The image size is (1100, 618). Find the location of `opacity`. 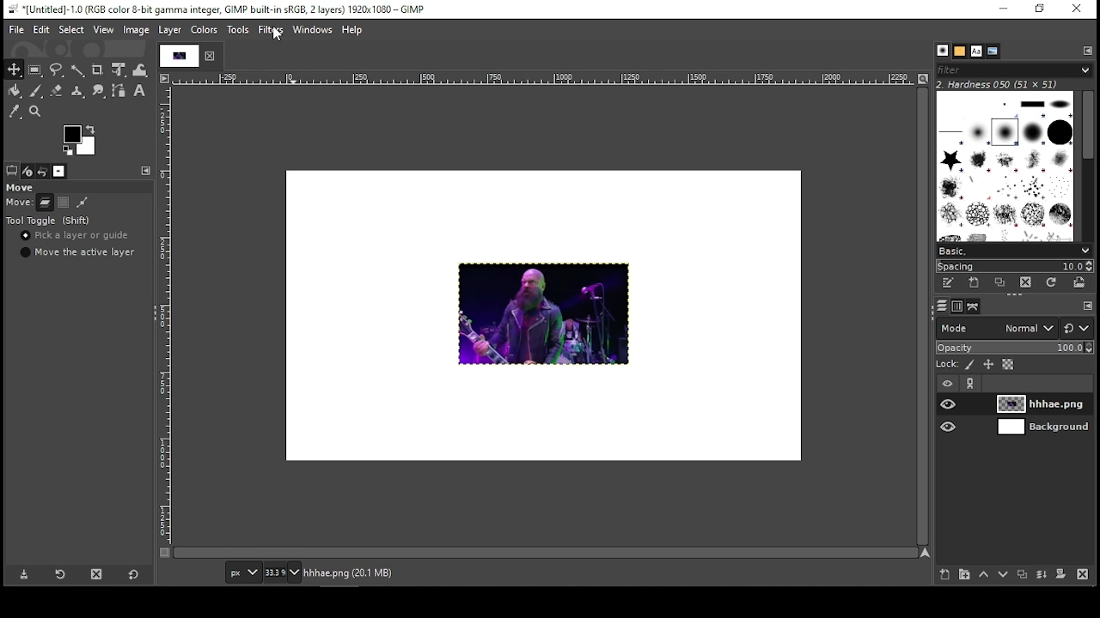

opacity is located at coordinates (1015, 348).